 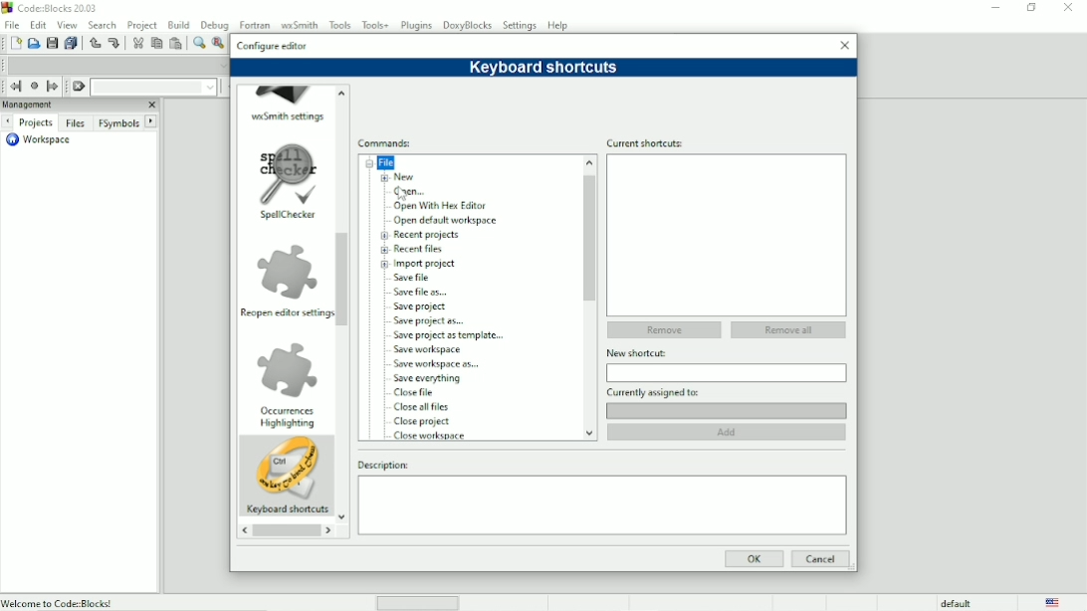 What do you see at coordinates (788, 329) in the screenshot?
I see `Remove all` at bounding box center [788, 329].